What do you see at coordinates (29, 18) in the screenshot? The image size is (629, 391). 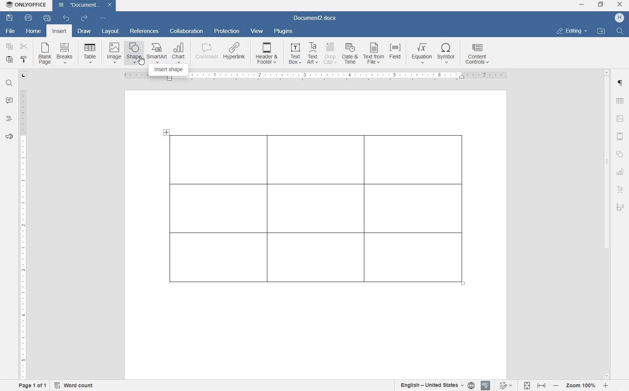 I see `print` at bounding box center [29, 18].